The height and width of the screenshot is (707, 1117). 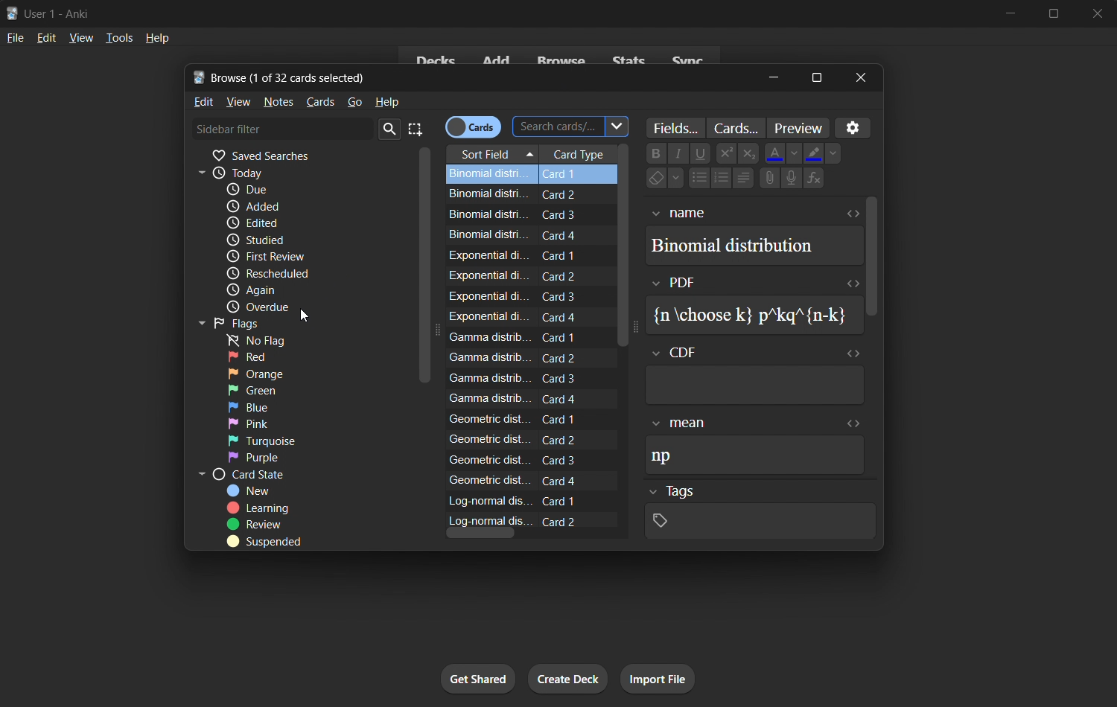 What do you see at coordinates (267, 542) in the screenshot?
I see `suspended` at bounding box center [267, 542].